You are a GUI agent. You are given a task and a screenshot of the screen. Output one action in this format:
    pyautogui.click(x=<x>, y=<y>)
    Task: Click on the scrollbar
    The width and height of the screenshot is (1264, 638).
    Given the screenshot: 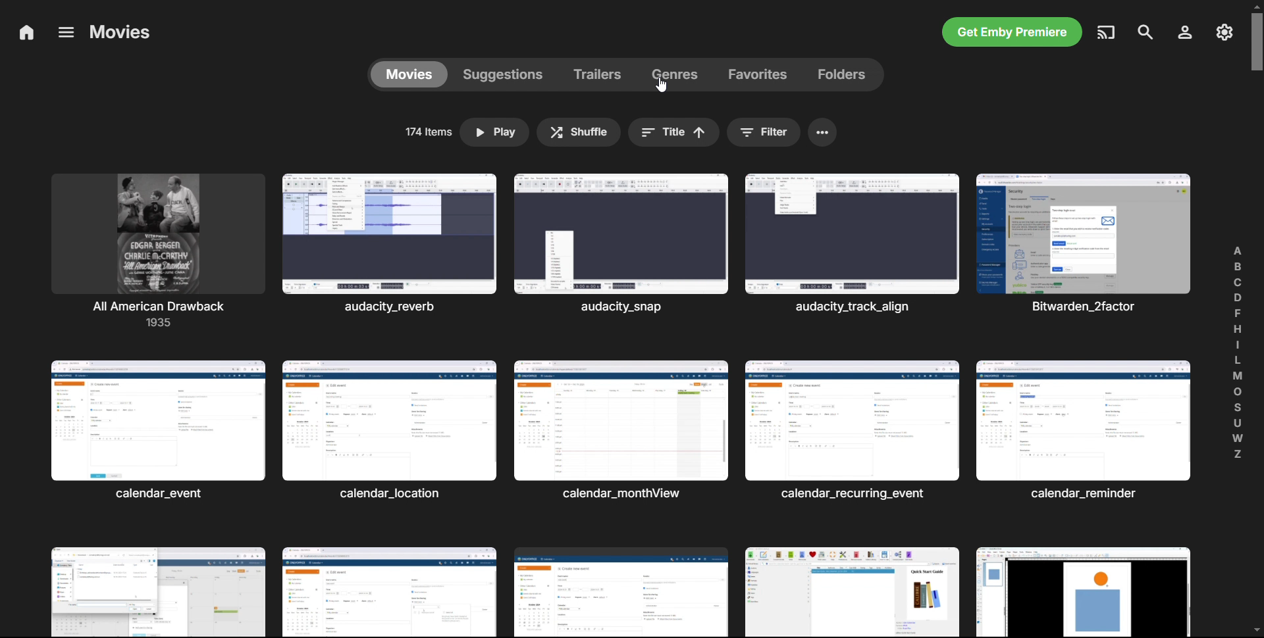 What is the action you would take?
    pyautogui.click(x=1257, y=320)
    